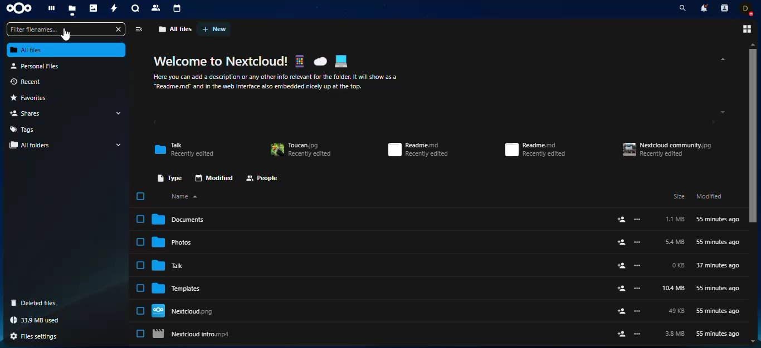  What do you see at coordinates (25, 129) in the screenshot?
I see `tags` at bounding box center [25, 129].